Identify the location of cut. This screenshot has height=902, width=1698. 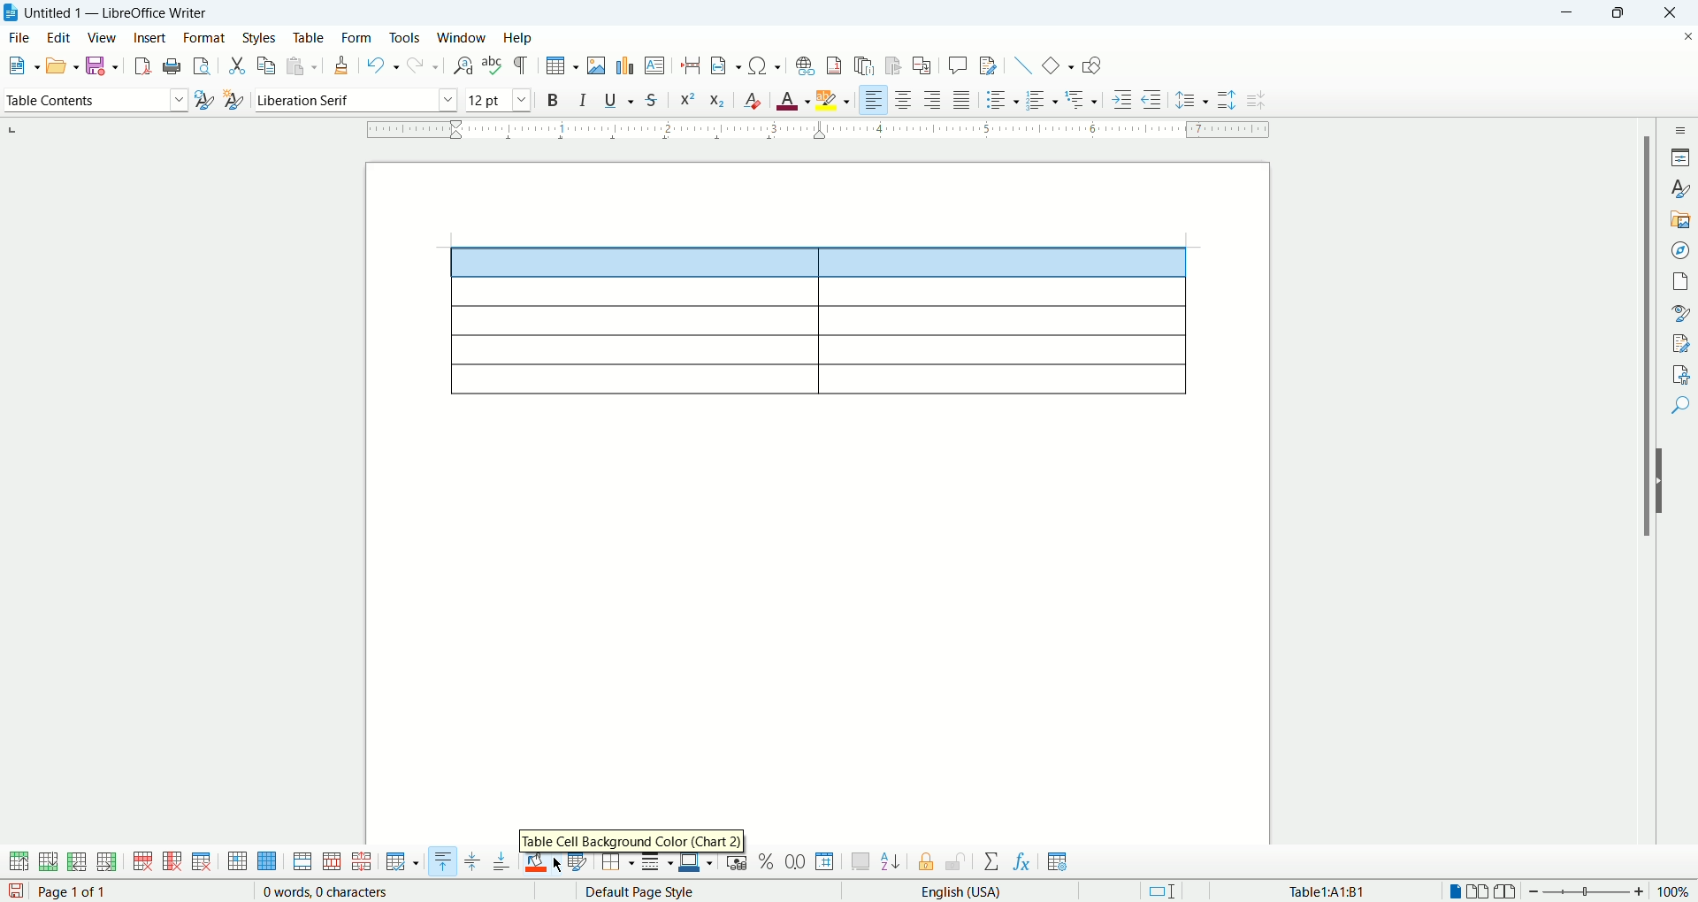
(238, 67).